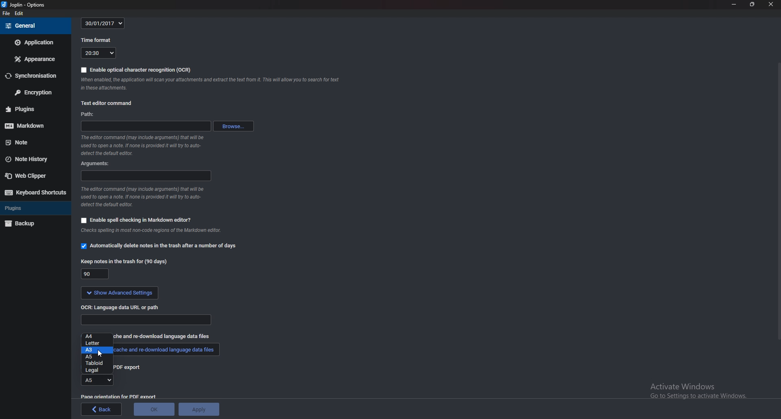 Image resolution: width=781 pixels, height=419 pixels. What do you see at coordinates (124, 262) in the screenshot?
I see `Keep notes in the trash for` at bounding box center [124, 262].